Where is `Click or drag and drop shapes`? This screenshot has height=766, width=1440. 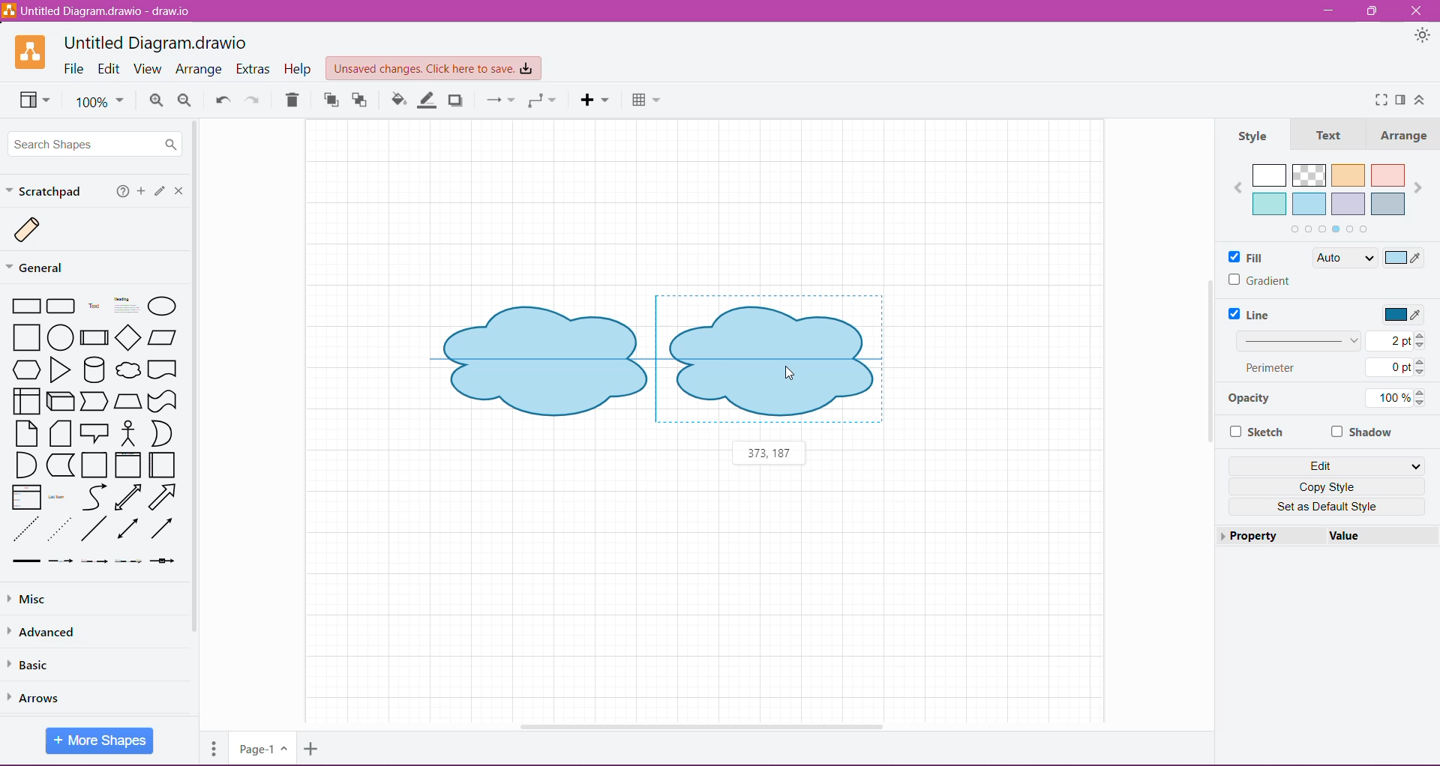 Click or drag and drop shapes is located at coordinates (160, 193).